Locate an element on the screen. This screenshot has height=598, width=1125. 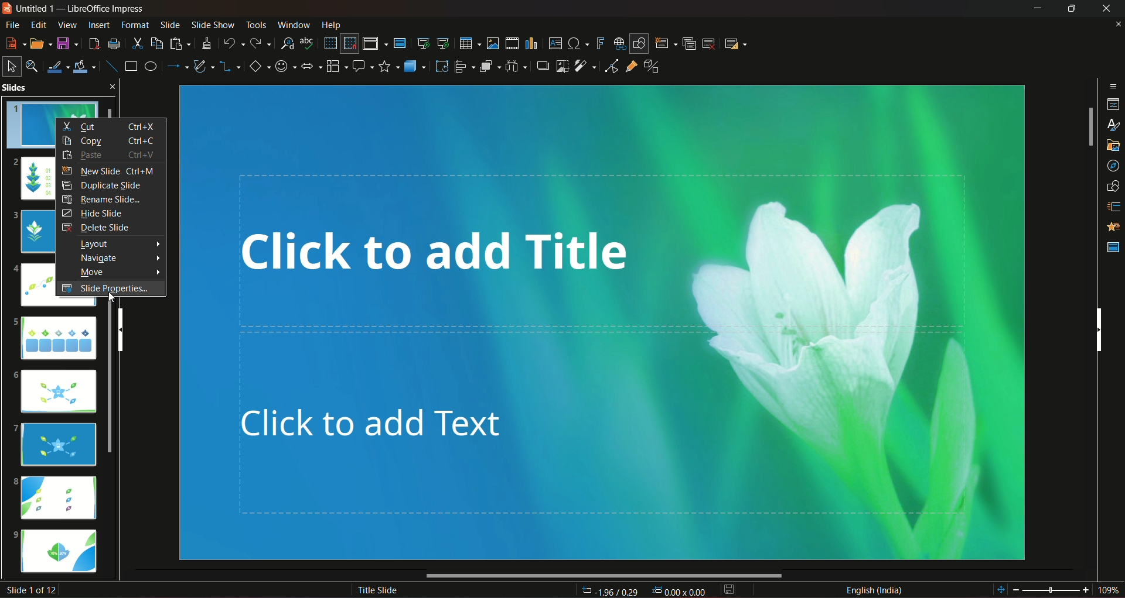
arrange is located at coordinates (490, 67).